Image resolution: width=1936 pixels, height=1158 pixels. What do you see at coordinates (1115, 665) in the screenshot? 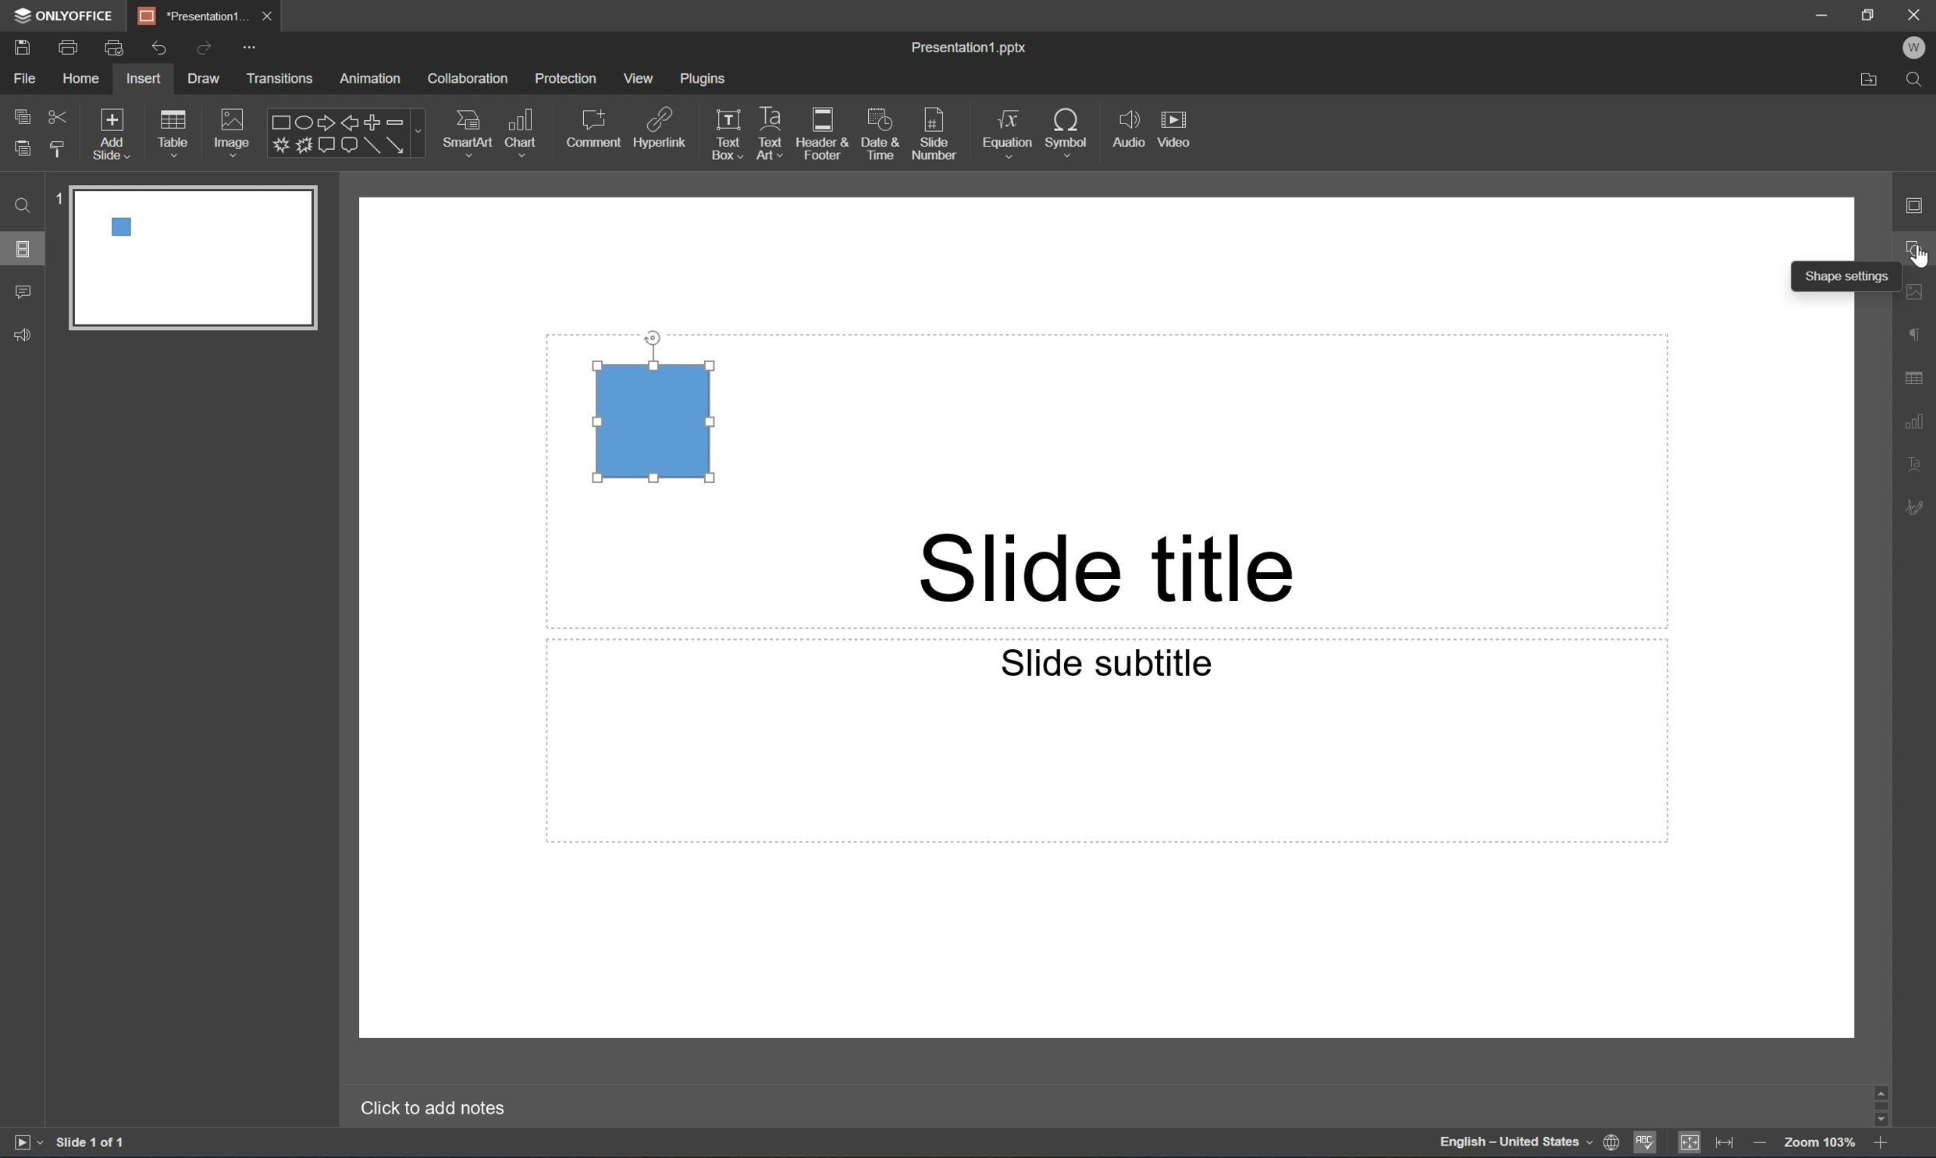
I see `Slide subtitle` at bounding box center [1115, 665].